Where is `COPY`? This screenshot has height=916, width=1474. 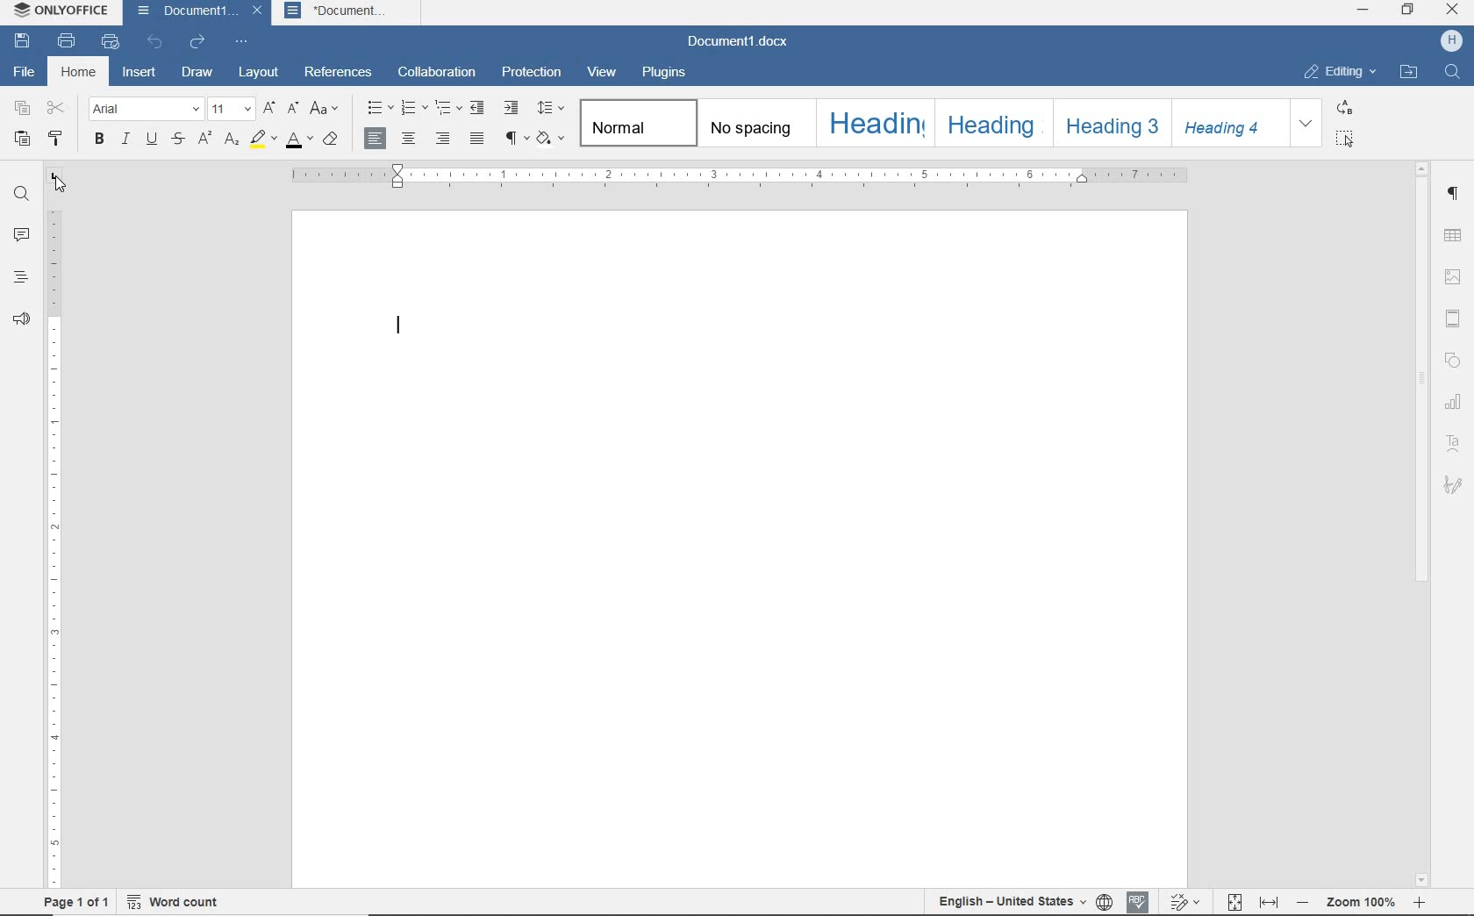 COPY is located at coordinates (23, 108).